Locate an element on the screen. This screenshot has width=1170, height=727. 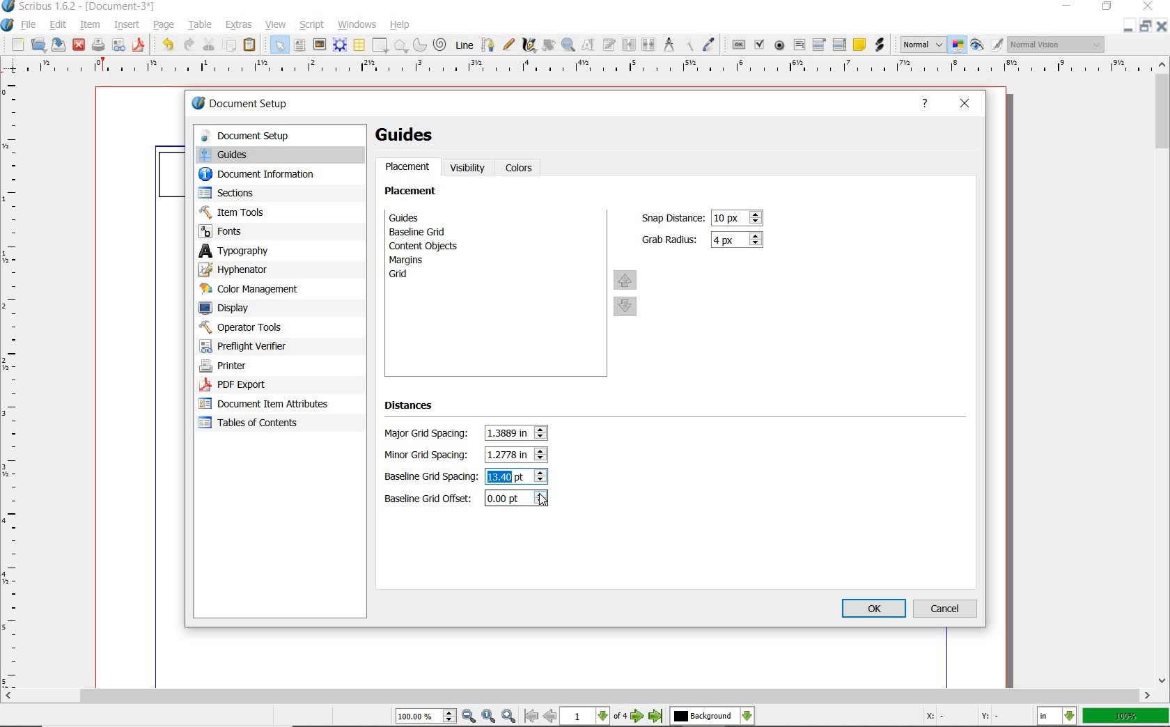
freehand line is located at coordinates (509, 45).